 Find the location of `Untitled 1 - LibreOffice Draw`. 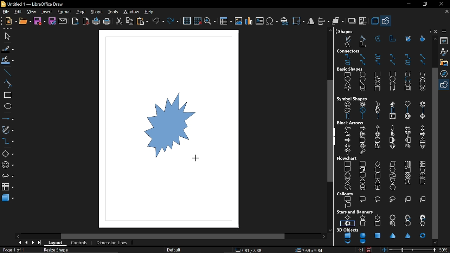

Untitled 1 - LibreOffice Draw is located at coordinates (33, 4).